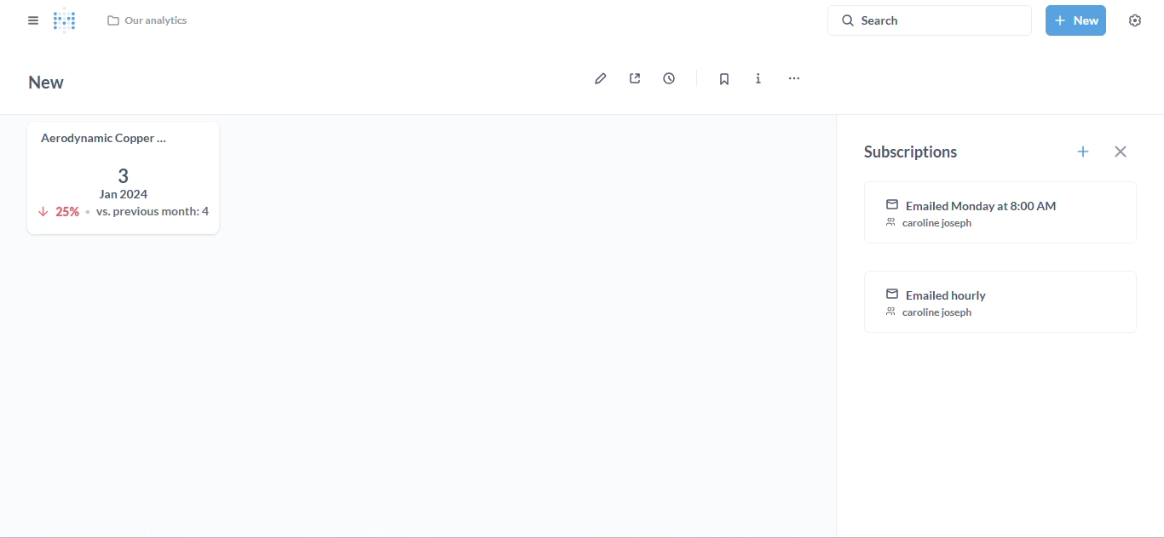 The image size is (1164, 538). I want to click on set up a new schedule, so click(1082, 151).